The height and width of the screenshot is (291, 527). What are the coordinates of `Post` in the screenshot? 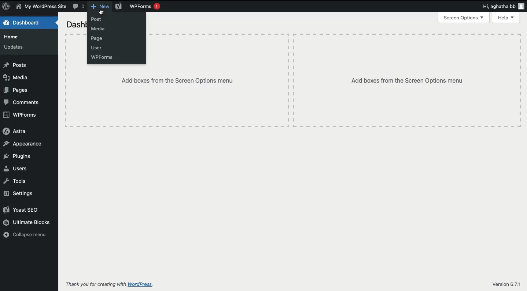 It's located at (98, 19).